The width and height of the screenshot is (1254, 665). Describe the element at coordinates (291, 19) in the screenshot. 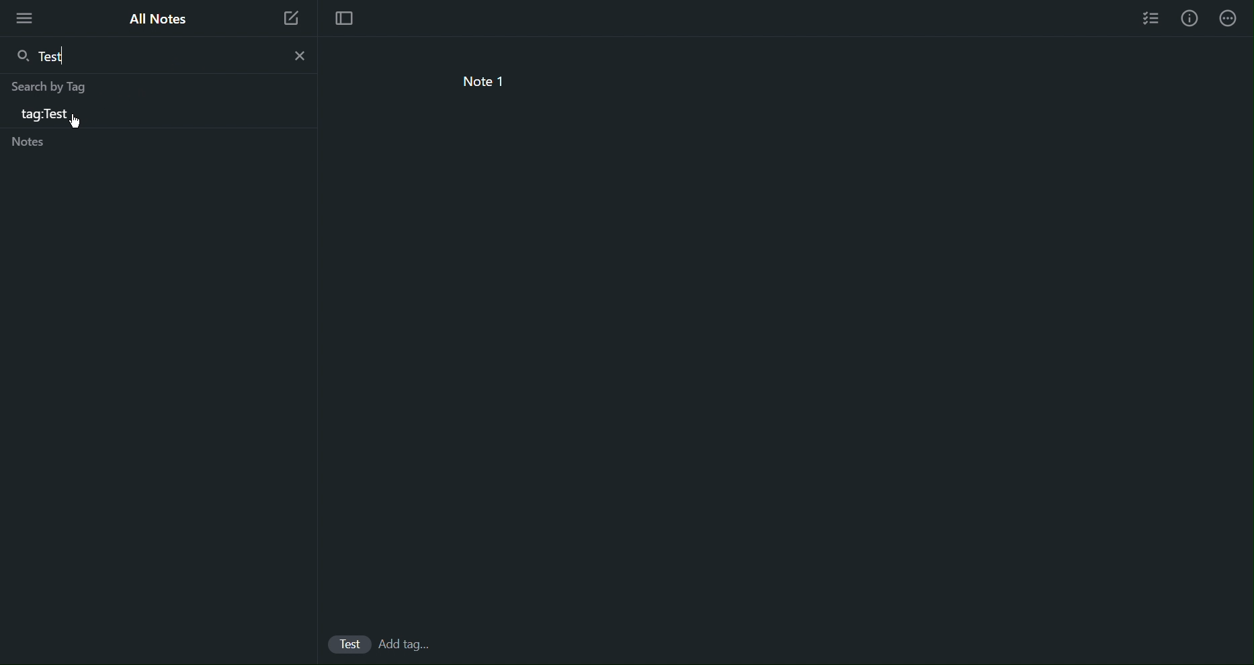

I see `New Note` at that location.